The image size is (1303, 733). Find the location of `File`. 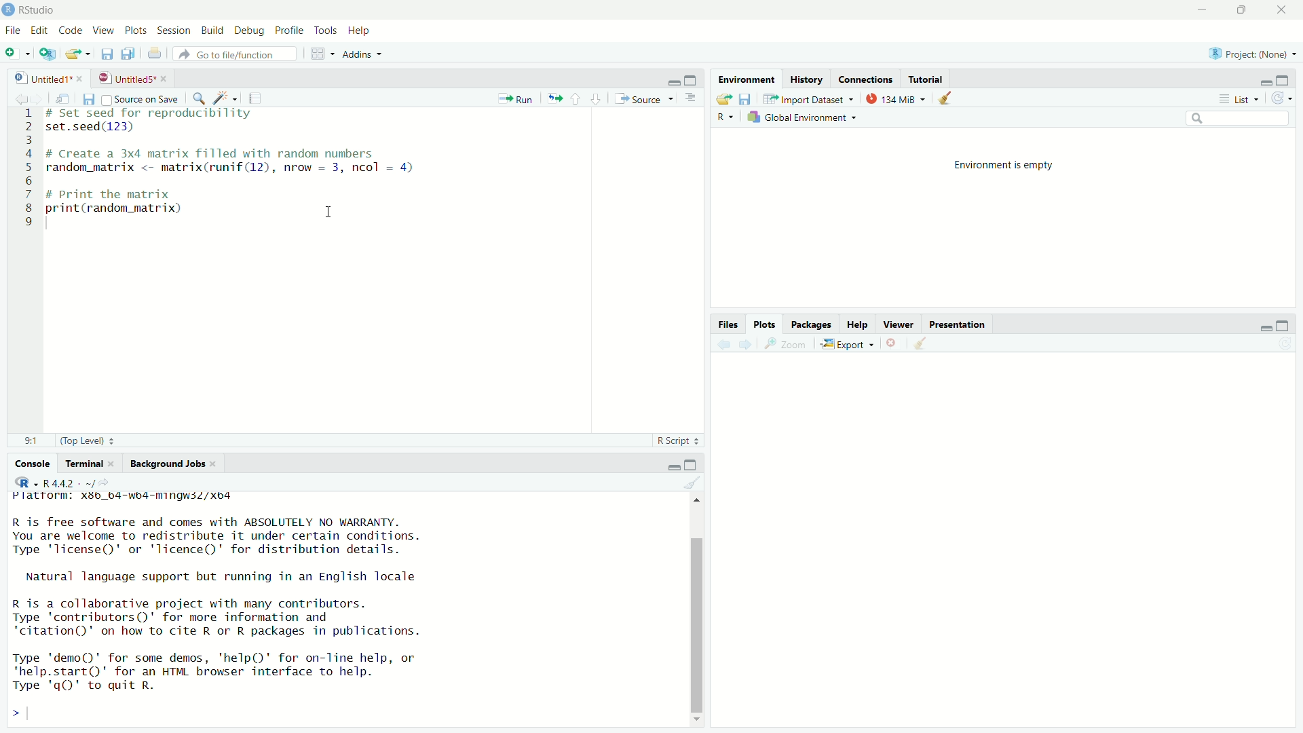

File is located at coordinates (14, 30).